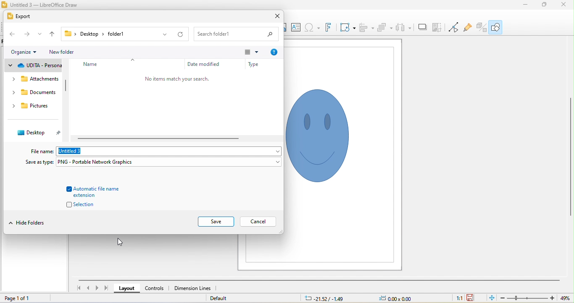 The image size is (574, 303). Describe the element at coordinates (203, 64) in the screenshot. I see `date modified` at that location.